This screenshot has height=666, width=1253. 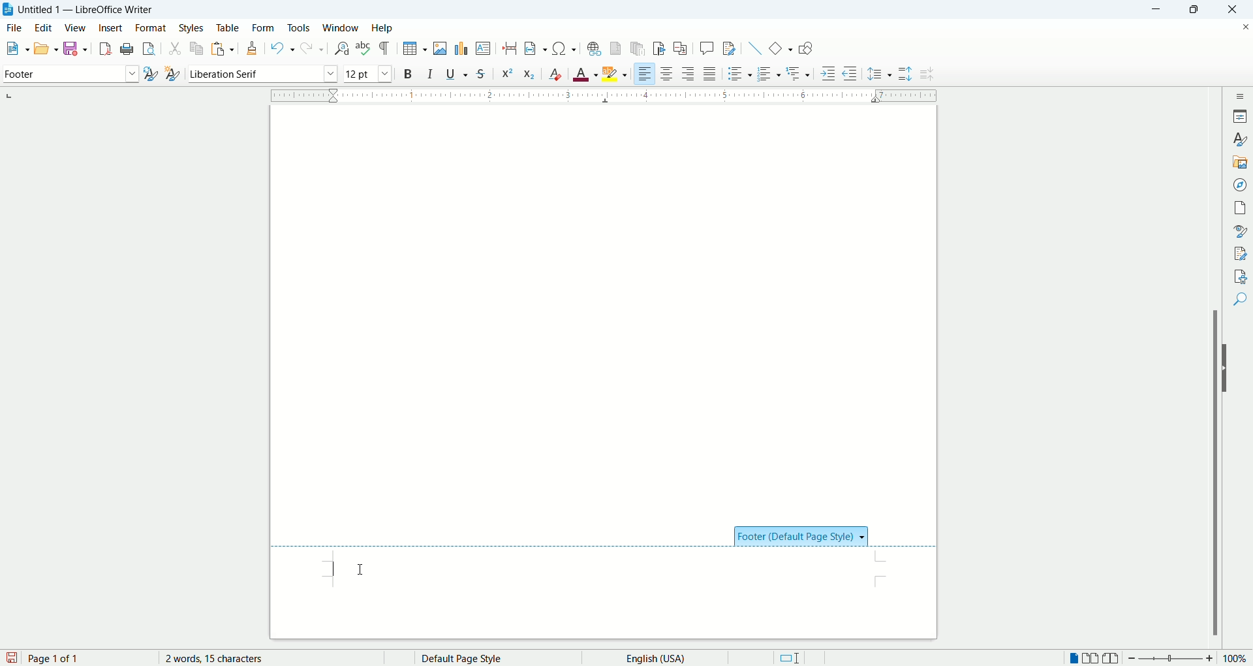 What do you see at coordinates (283, 48) in the screenshot?
I see `undo` at bounding box center [283, 48].